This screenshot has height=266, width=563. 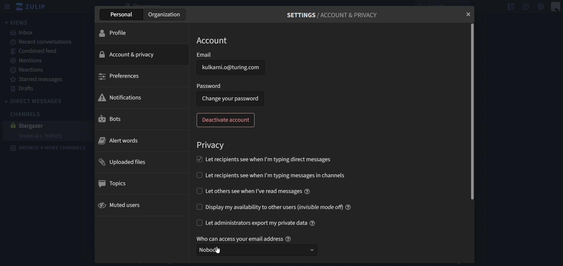 What do you see at coordinates (205, 55) in the screenshot?
I see `email` at bounding box center [205, 55].